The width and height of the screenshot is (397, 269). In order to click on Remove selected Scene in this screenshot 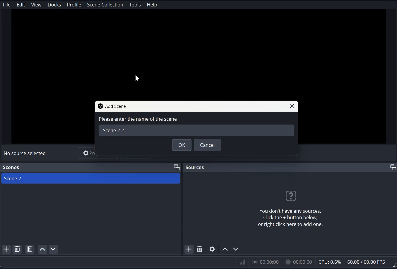, I will do `click(17, 249)`.